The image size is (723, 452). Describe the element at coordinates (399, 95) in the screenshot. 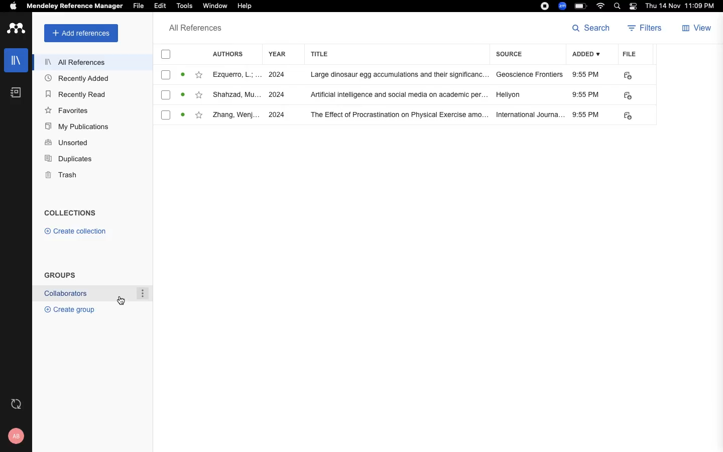

I see `Artificial intelligence and social media on academic per.` at that location.